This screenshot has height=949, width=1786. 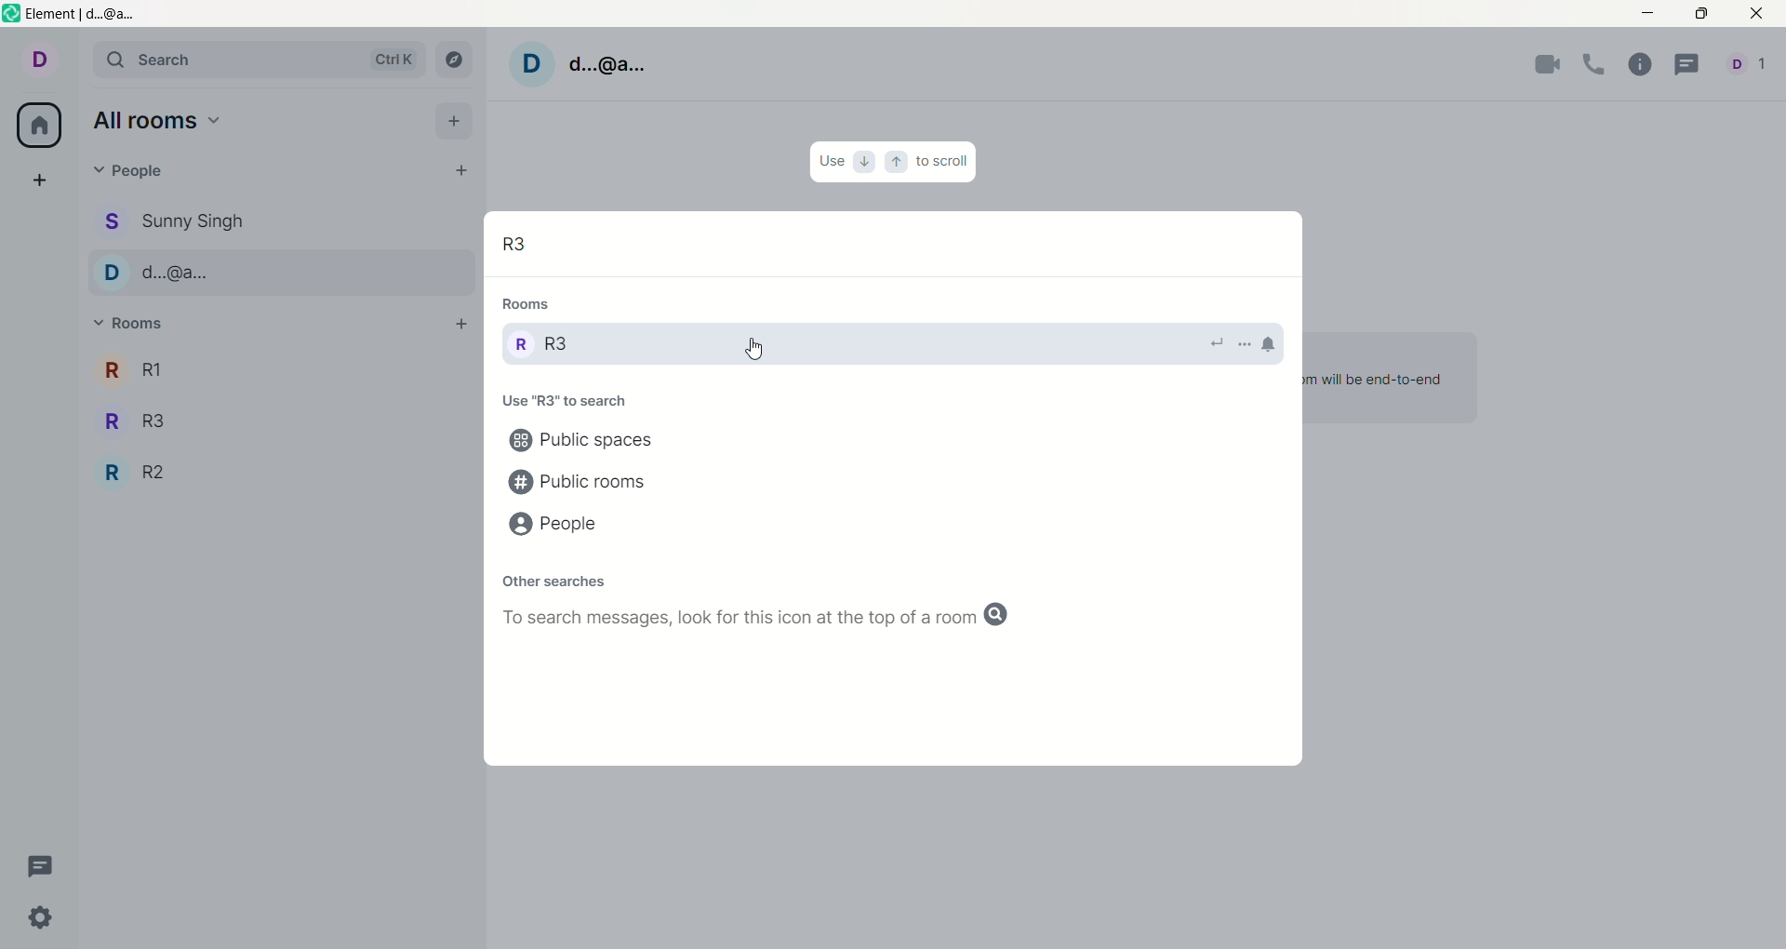 I want to click on rooms, so click(x=537, y=304).